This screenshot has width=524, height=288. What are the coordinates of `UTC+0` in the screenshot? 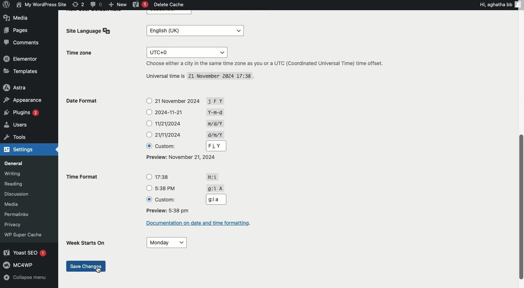 It's located at (184, 51).